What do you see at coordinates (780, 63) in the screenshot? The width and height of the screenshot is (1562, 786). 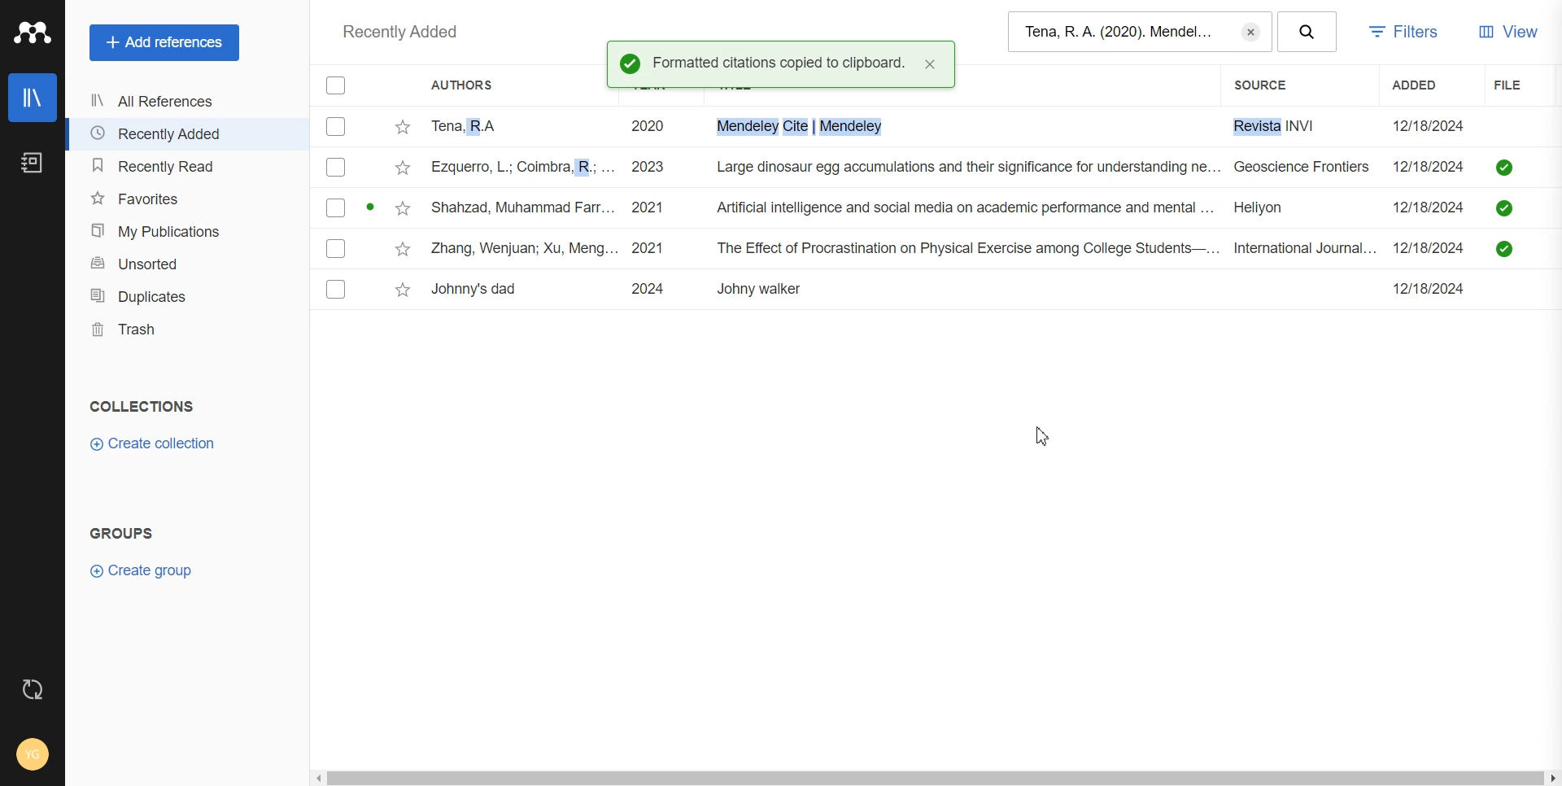 I see `Formatted citations copied to clipboard.` at bounding box center [780, 63].